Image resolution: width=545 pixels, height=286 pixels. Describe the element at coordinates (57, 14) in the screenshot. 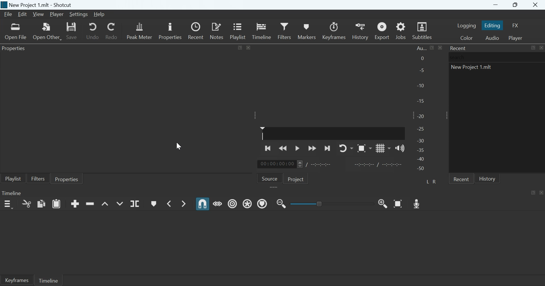

I see `Player` at that location.